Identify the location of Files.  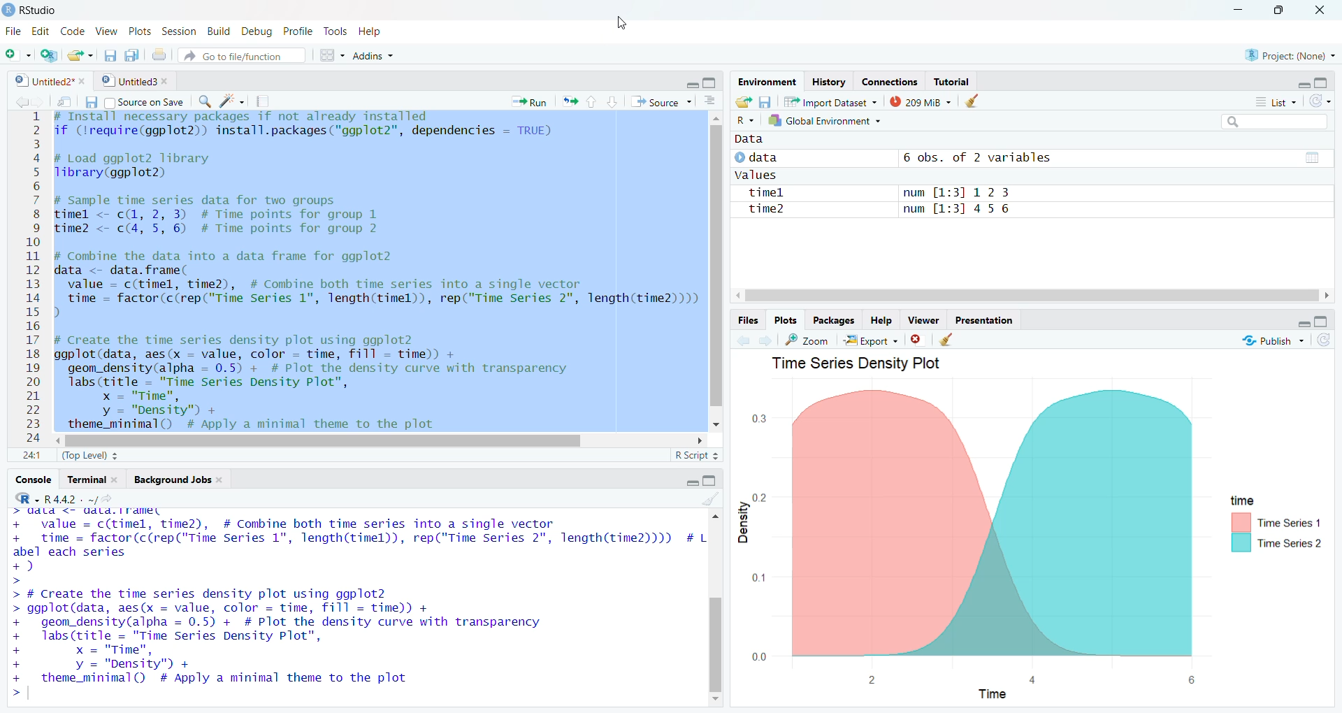
(748, 320).